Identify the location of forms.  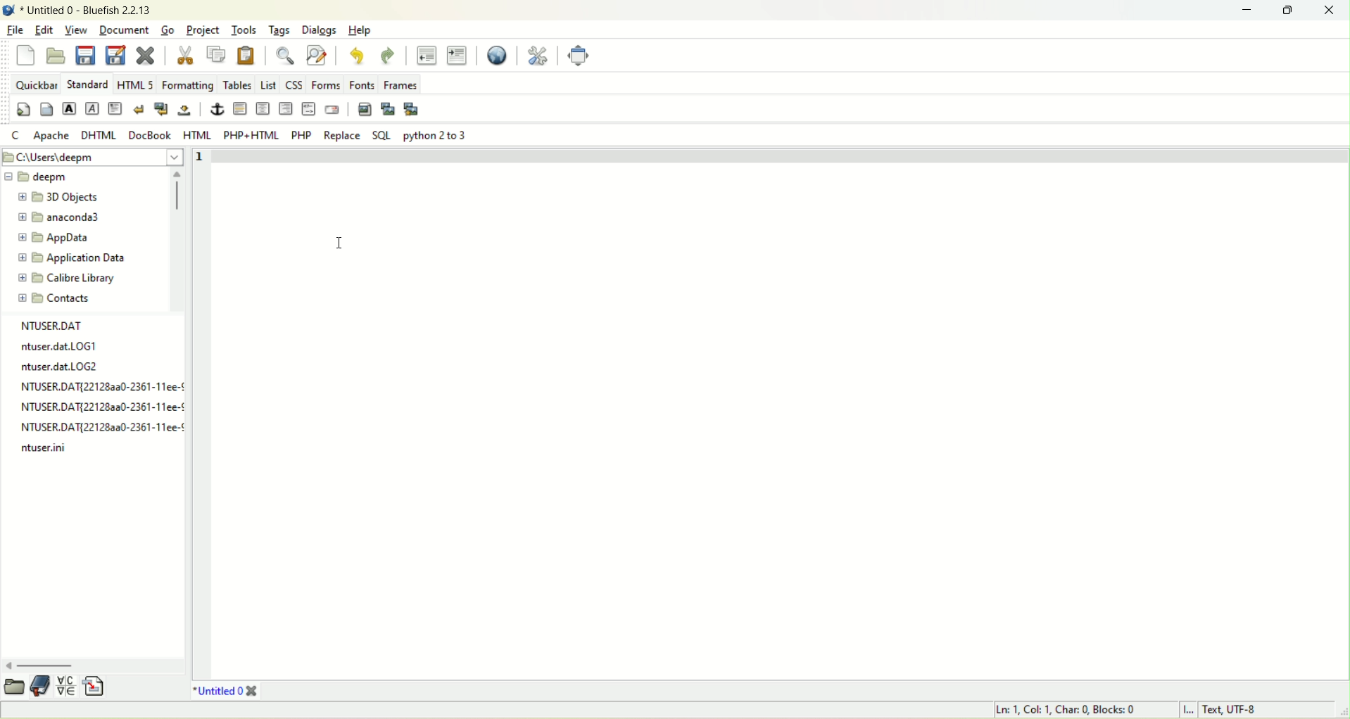
(325, 84).